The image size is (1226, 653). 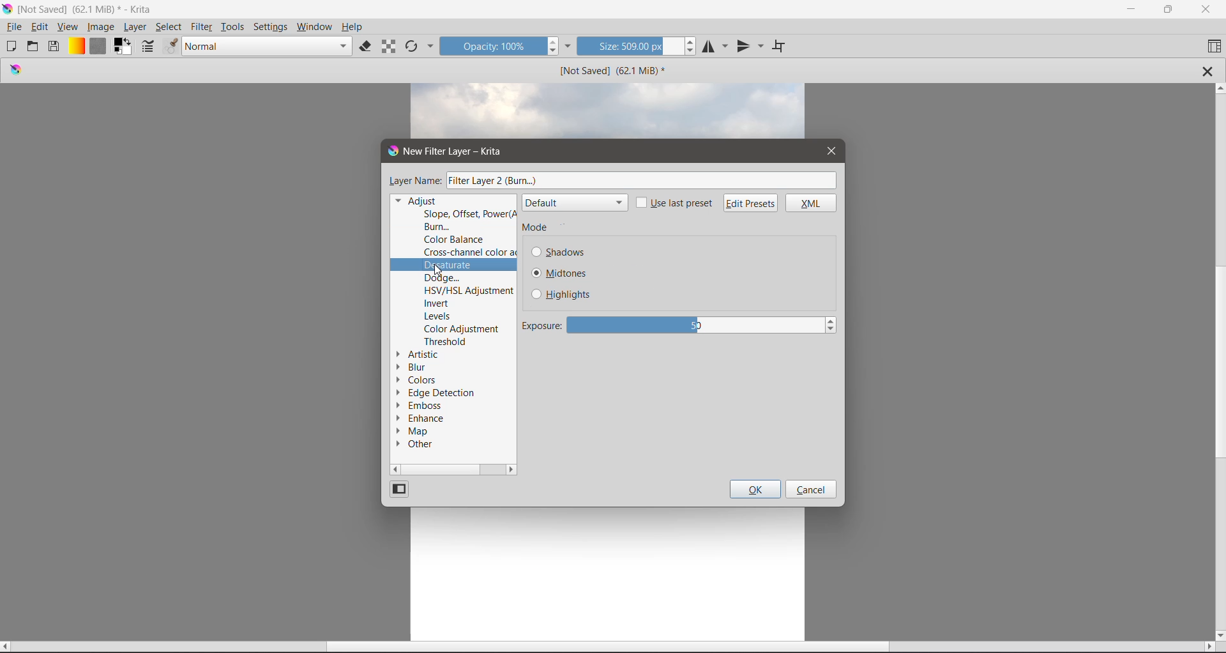 What do you see at coordinates (68, 27) in the screenshot?
I see `View` at bounding box center [68, 27].